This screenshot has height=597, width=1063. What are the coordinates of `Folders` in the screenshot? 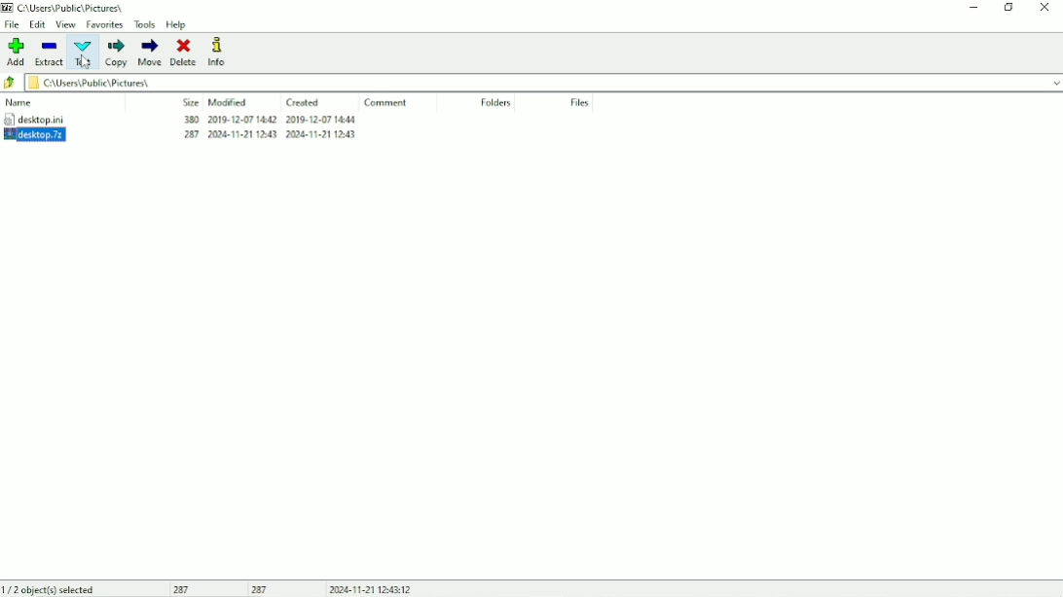 It's located at (495, 104).